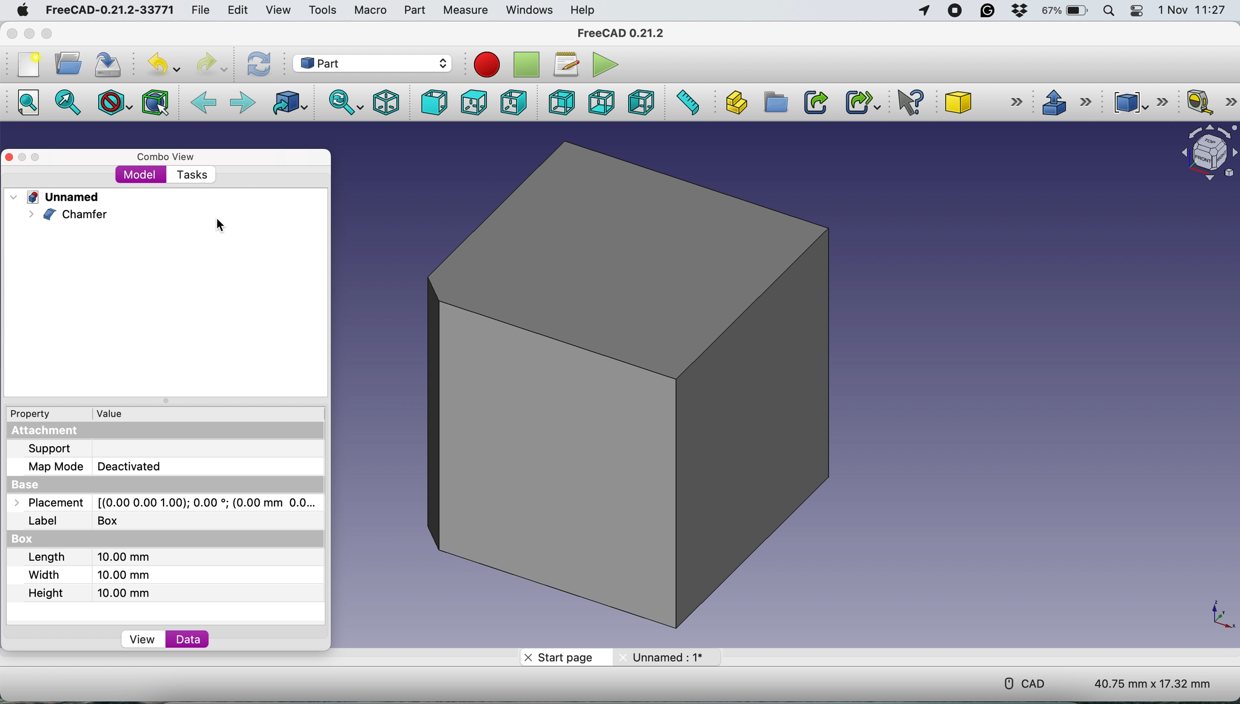 This screenshot has height=704, width=1240. What do you see at coordinates (1112, 13) in the screenshot?
I see `spotlight searc` at bounding box center [1112, 13].